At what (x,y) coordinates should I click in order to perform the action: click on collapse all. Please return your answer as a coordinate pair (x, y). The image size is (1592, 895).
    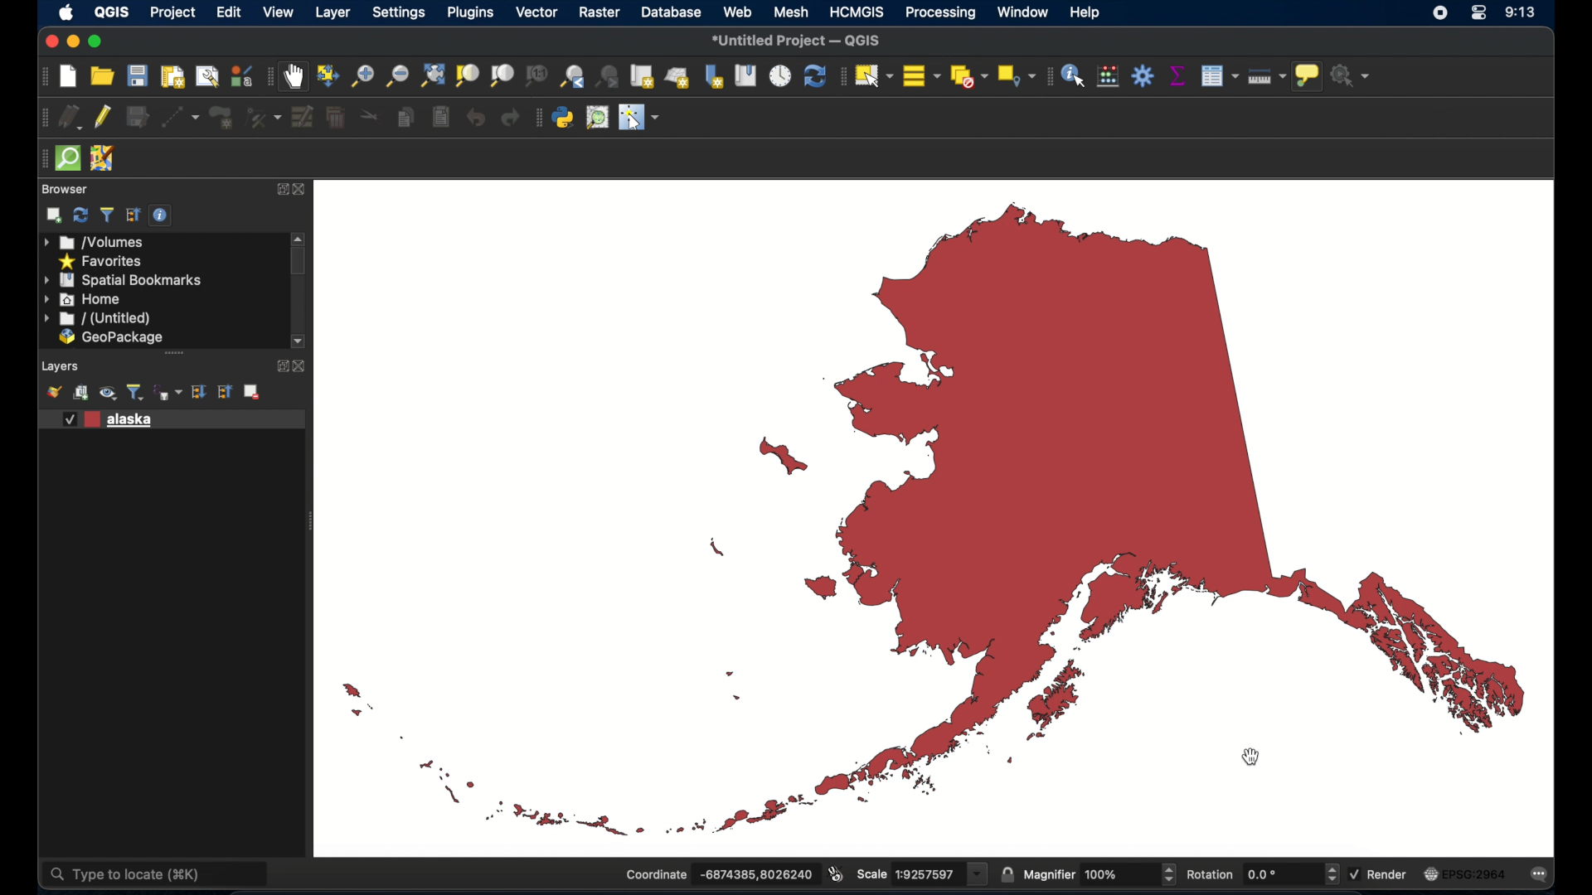
    Looking at the image, I should click on (133, 215).